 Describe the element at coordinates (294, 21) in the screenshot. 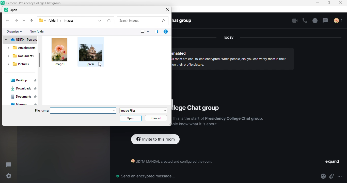

I see `video call` at that location.